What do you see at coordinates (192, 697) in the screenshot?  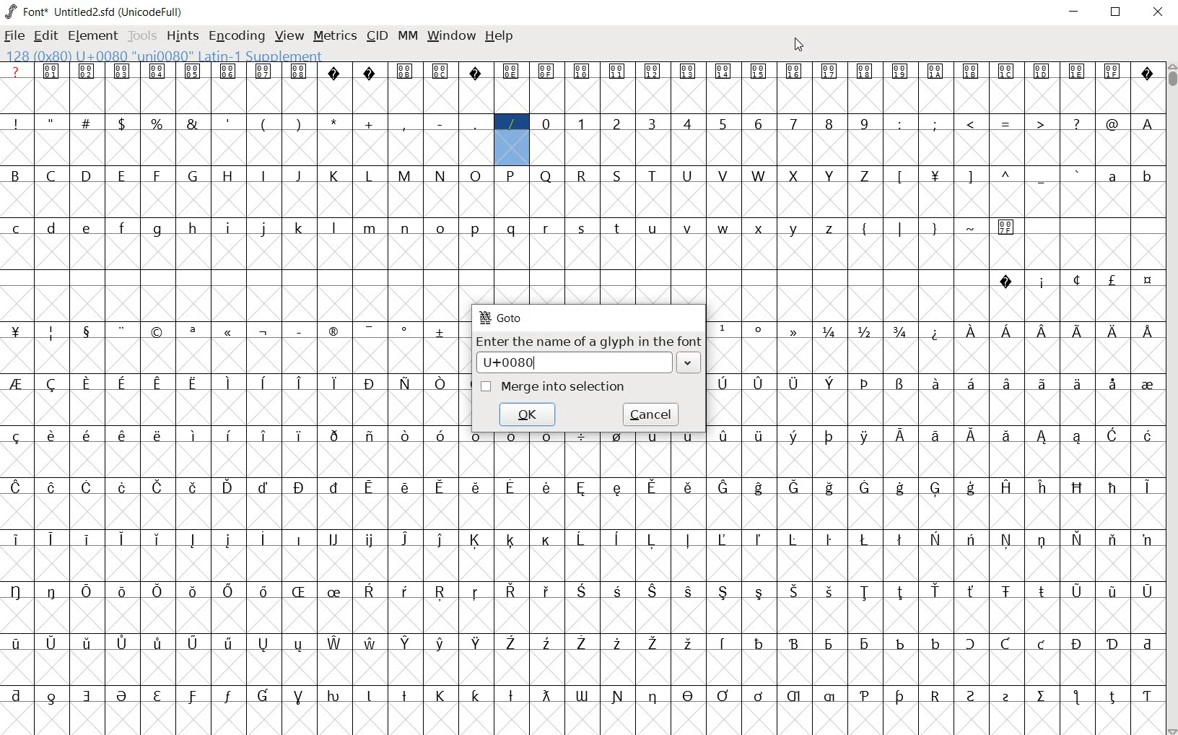 I see `glyph` at bounding box center [192, 697].